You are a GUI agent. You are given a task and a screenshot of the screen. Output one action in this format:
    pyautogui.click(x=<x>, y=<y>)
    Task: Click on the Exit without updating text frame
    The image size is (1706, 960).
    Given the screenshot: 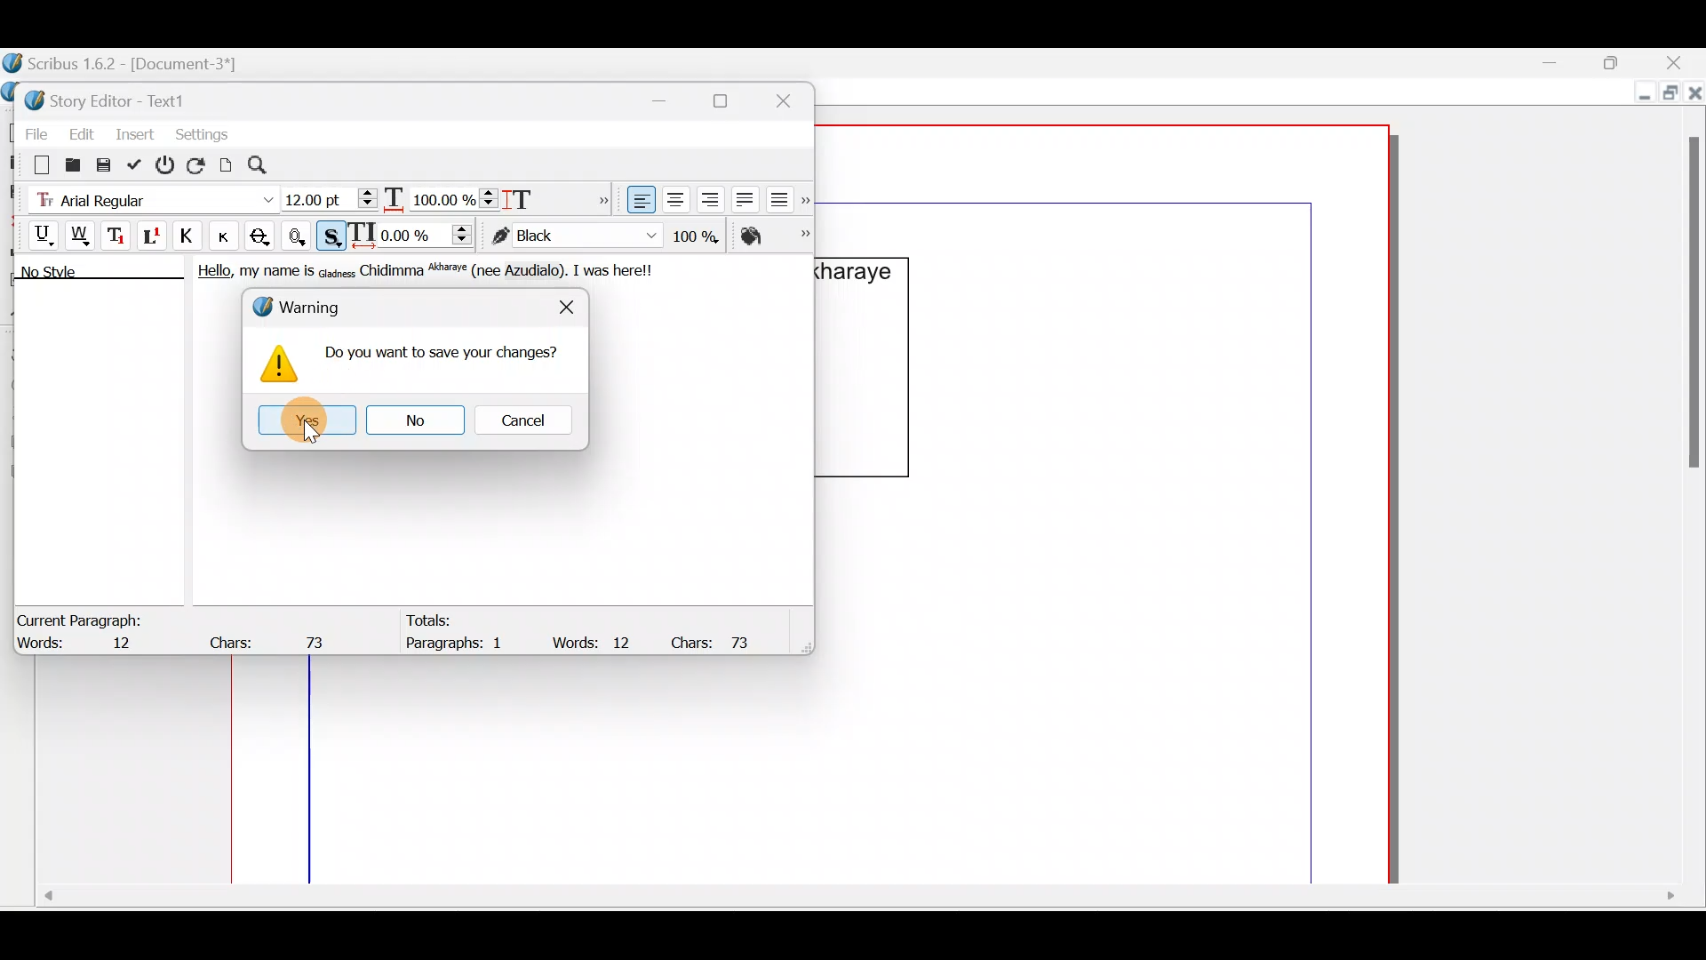 What is the action you would take?
    pyautogui.click(x=168, y=164)
    